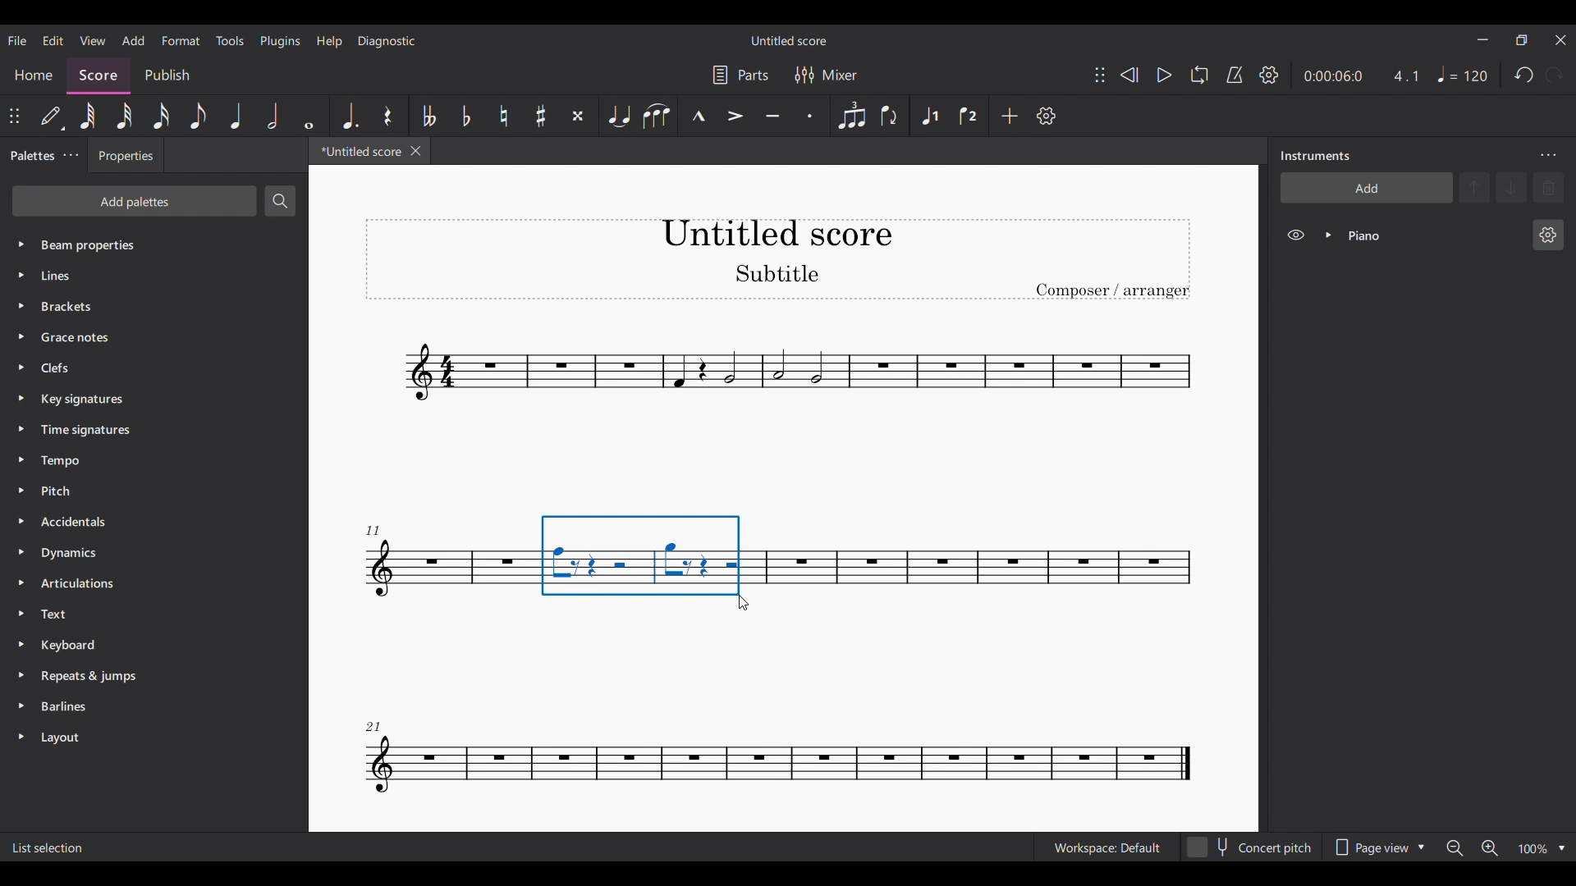 The image size is (1576, 886). I want to click on Lines, so click(146, 275).